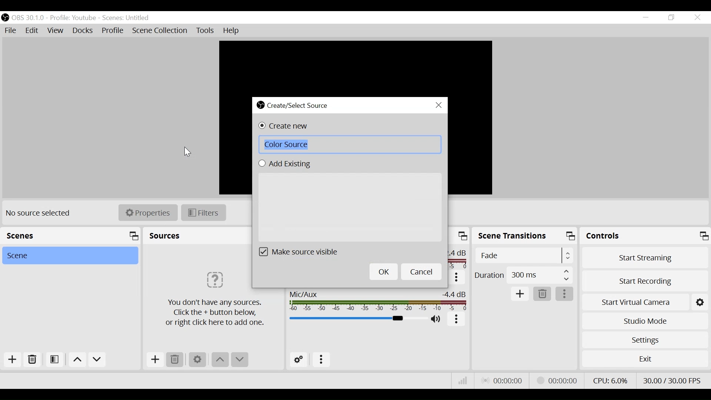  I want to click on Delete, so click(175, 360).